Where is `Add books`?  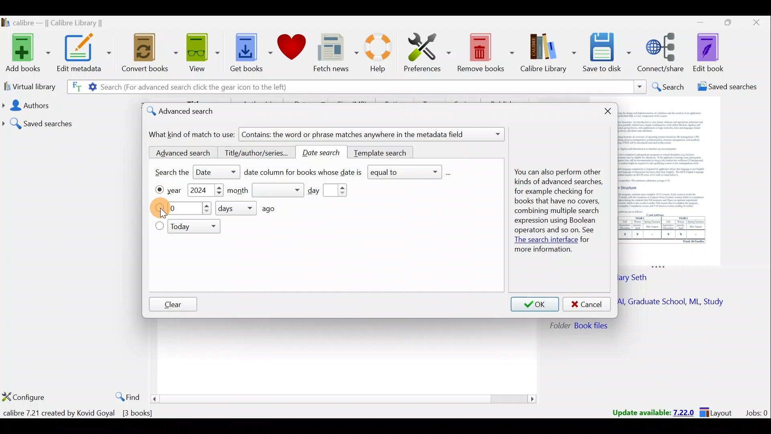
Add books is located at coordinates (26, 51).